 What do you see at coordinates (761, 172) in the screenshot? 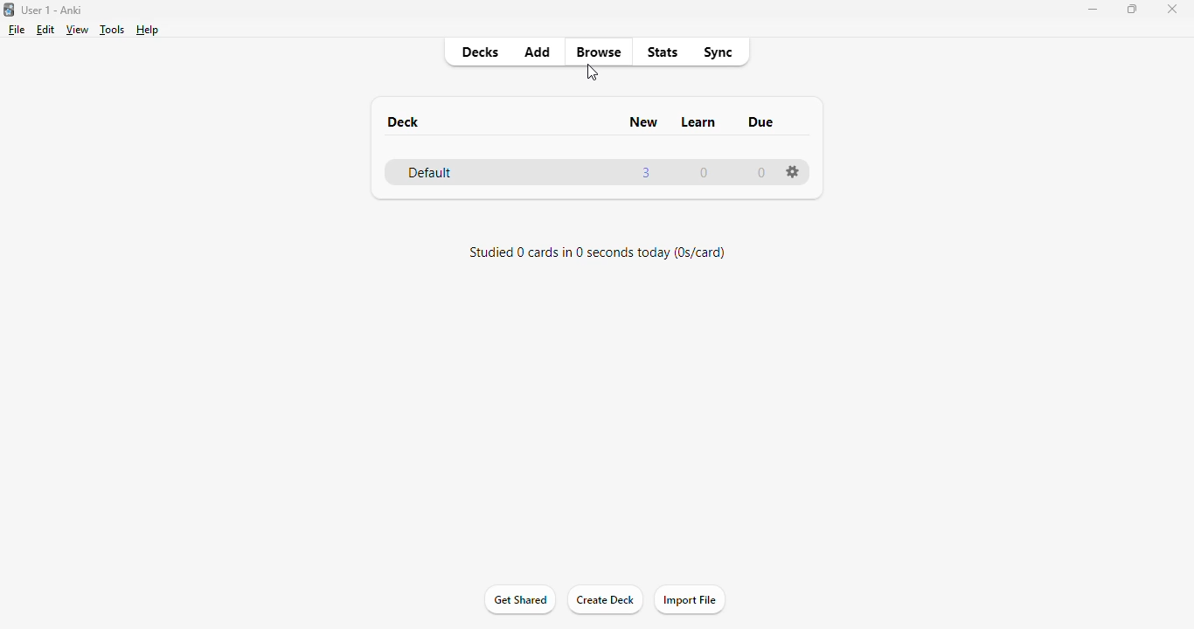
I see `0` at bounding box center [761, 172].